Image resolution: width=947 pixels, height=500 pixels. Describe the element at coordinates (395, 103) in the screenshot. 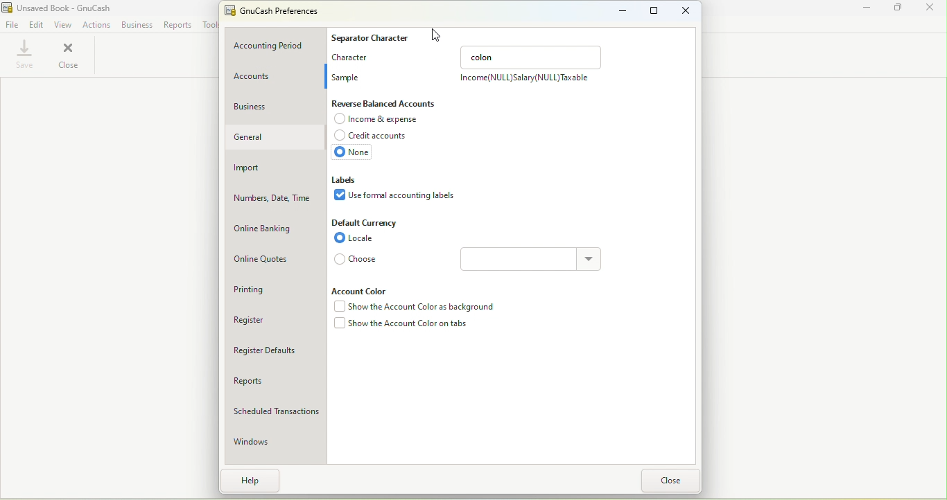

I see `Reverse Balanced accounts` at that location.